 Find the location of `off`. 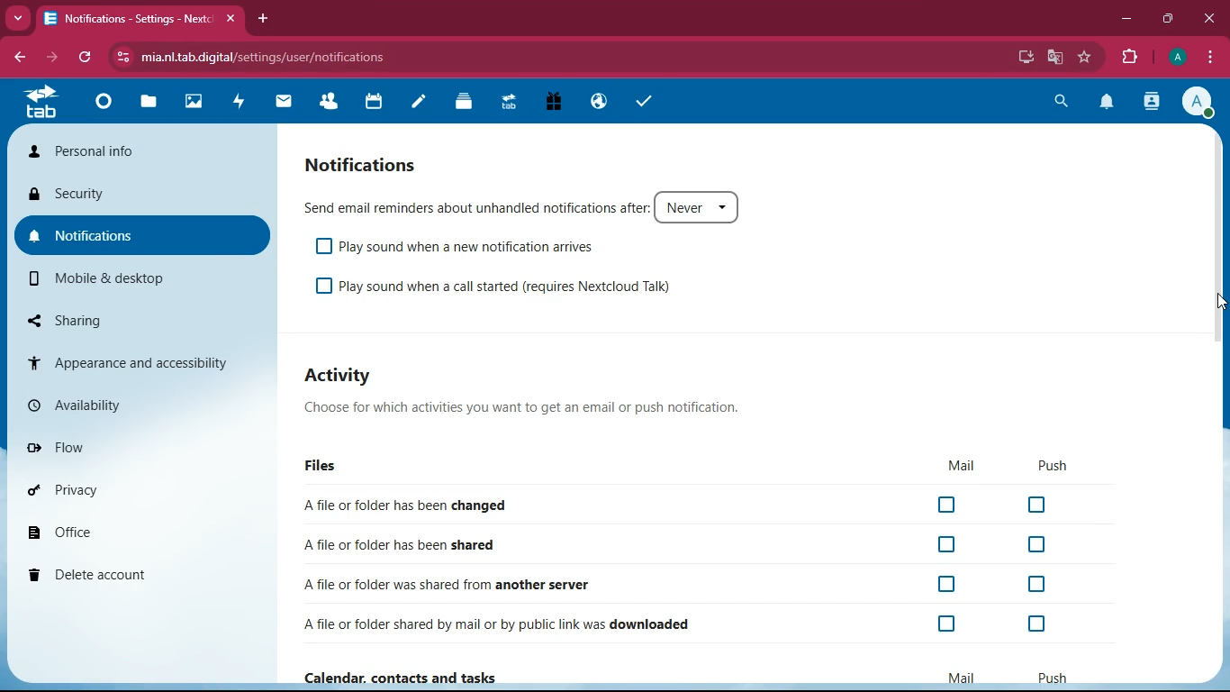

off is located at coordinates (1040, 505).